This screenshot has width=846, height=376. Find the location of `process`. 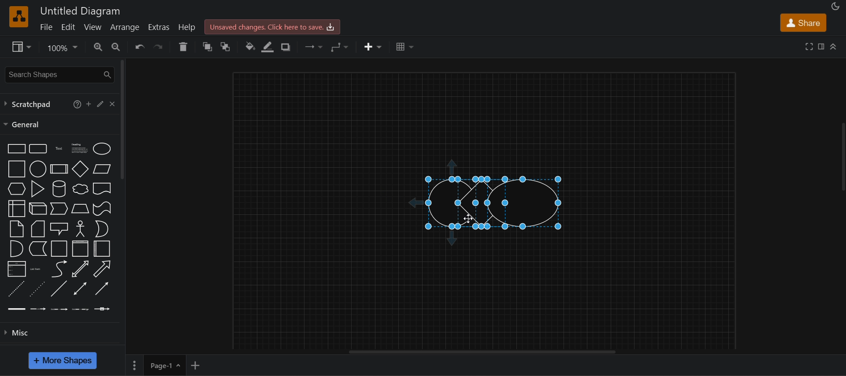

process is located at coordinates (59, 169).